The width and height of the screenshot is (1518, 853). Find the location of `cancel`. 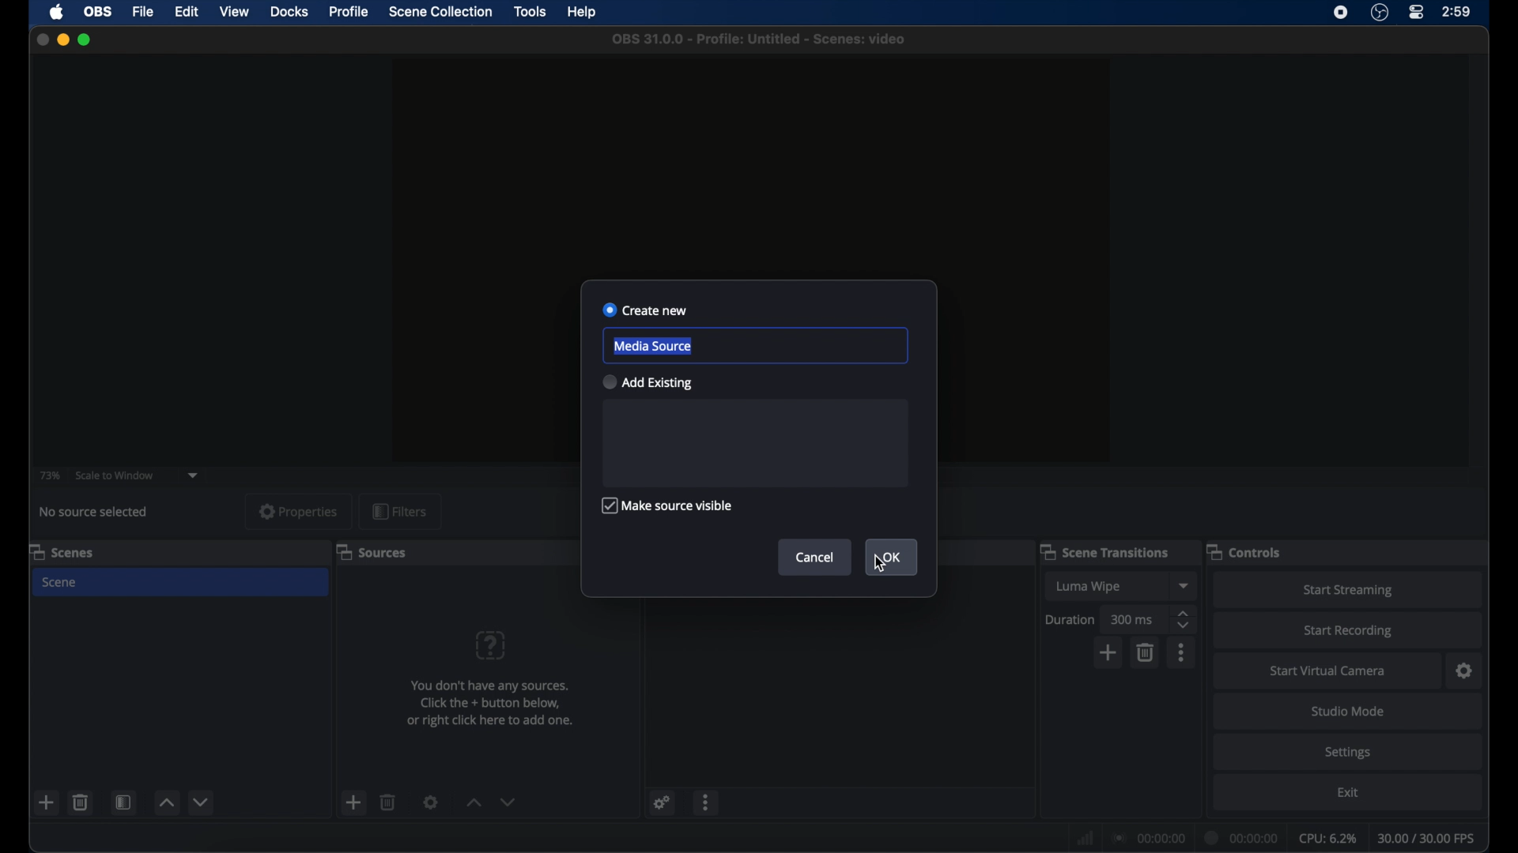

cancel is located at coordinates (818, 557).